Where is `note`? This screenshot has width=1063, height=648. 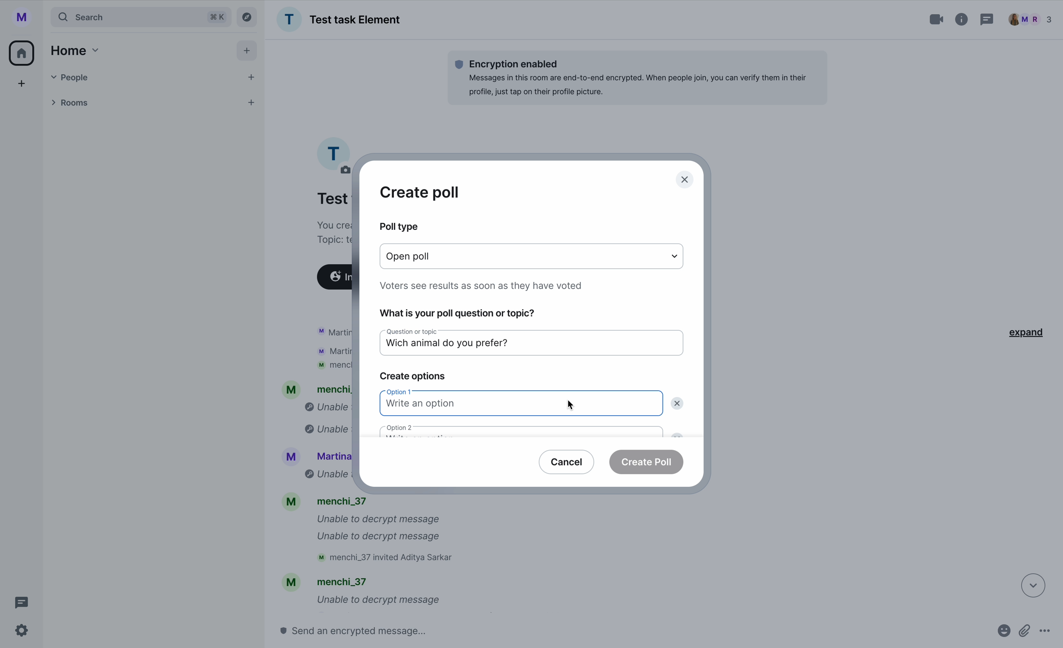
note is located at coordinates (484, 285).